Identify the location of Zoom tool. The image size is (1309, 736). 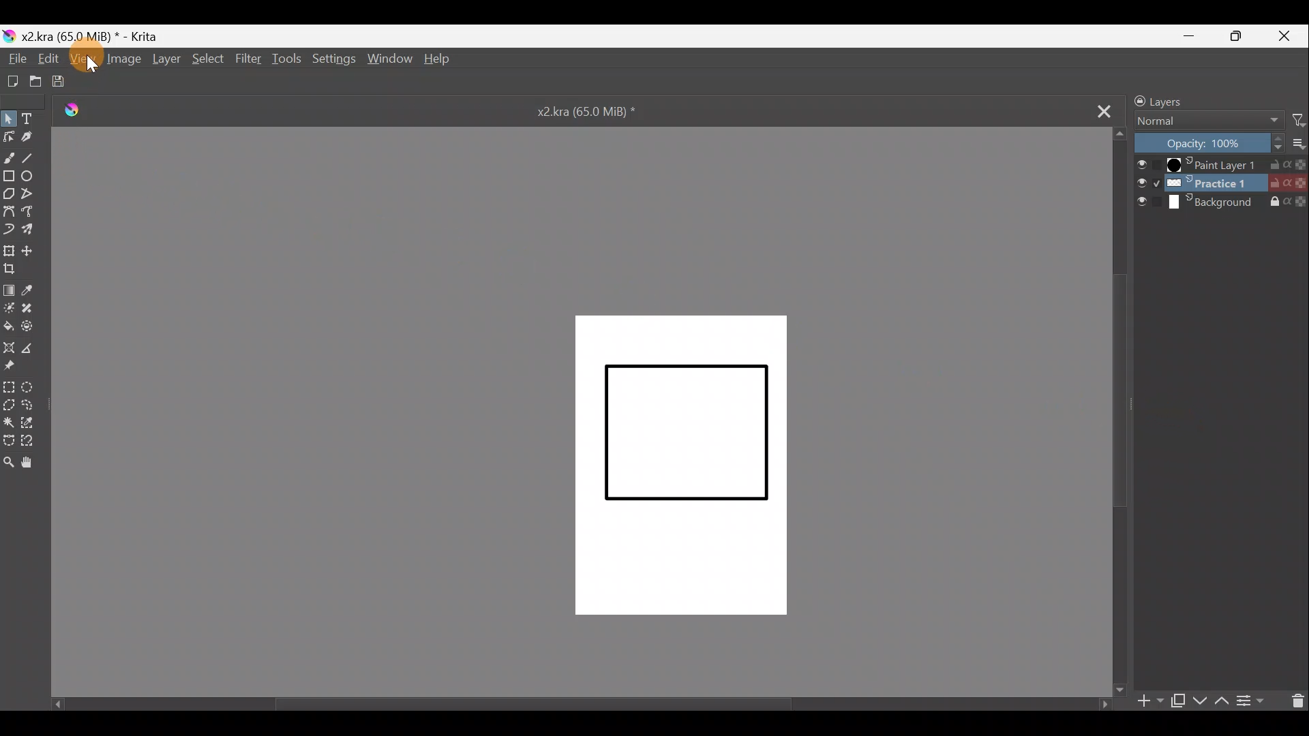
(11, 463).